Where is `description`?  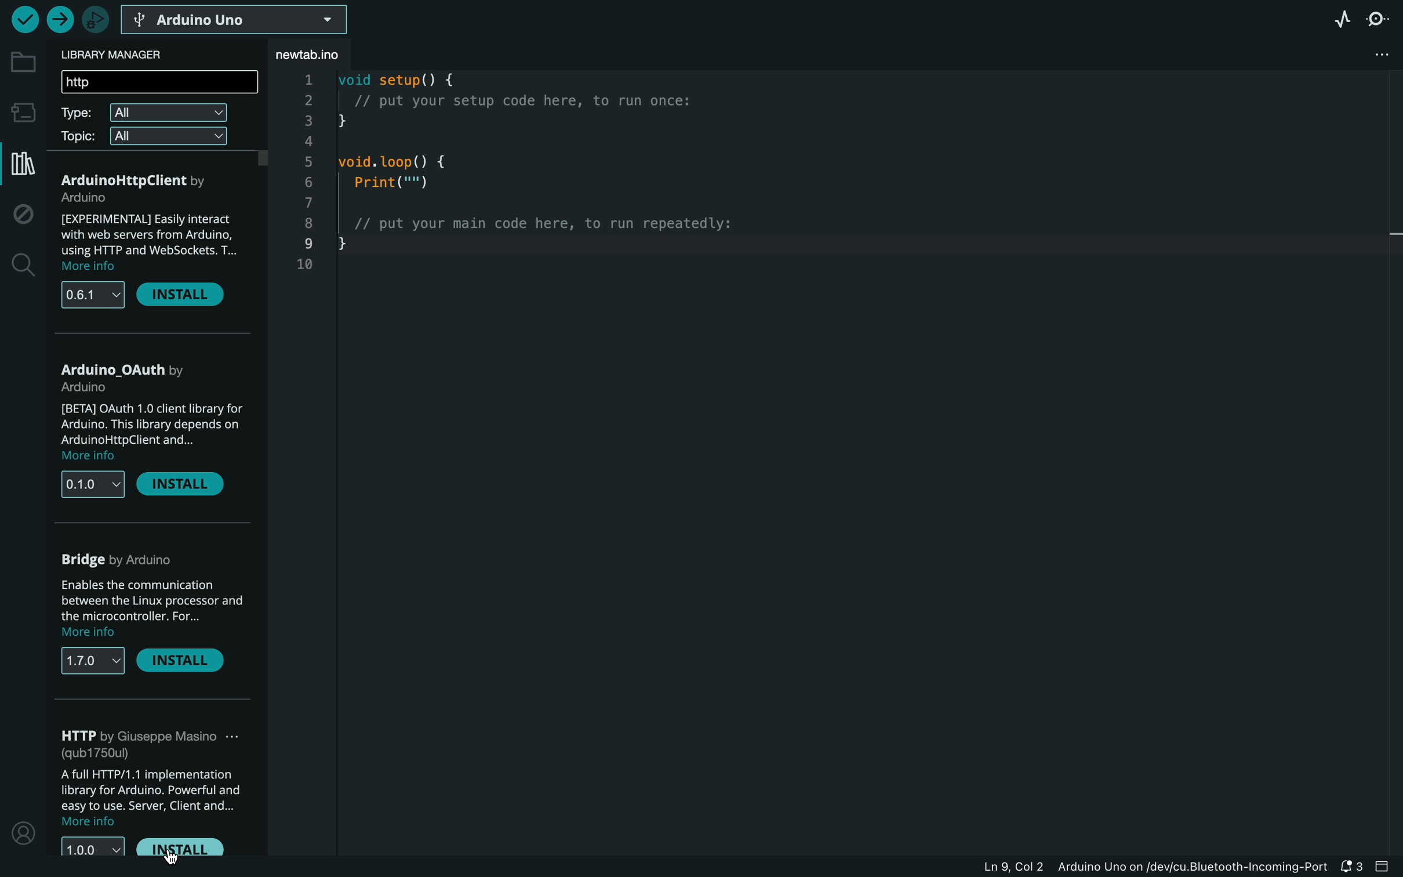
description is located at coordinates (148, 429).